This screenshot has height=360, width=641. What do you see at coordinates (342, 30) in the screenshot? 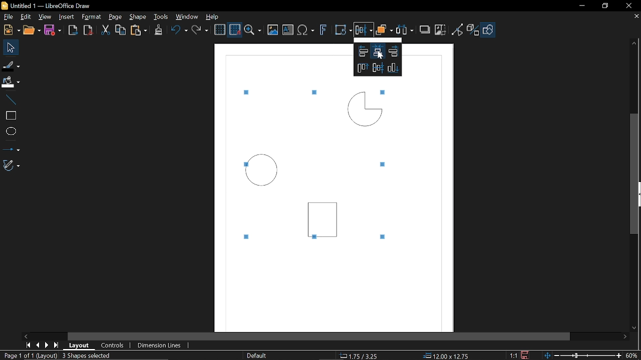
I see `Transform` at bounding box center [342, 30].